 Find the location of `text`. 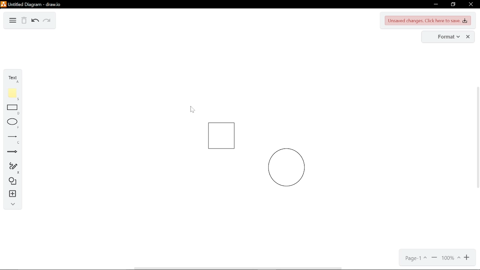

text is located at coordinates (11, 79).